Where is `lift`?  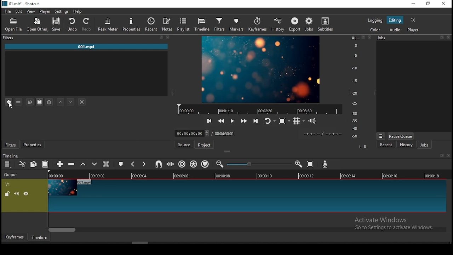 lift is located at coordinates (82, 164).